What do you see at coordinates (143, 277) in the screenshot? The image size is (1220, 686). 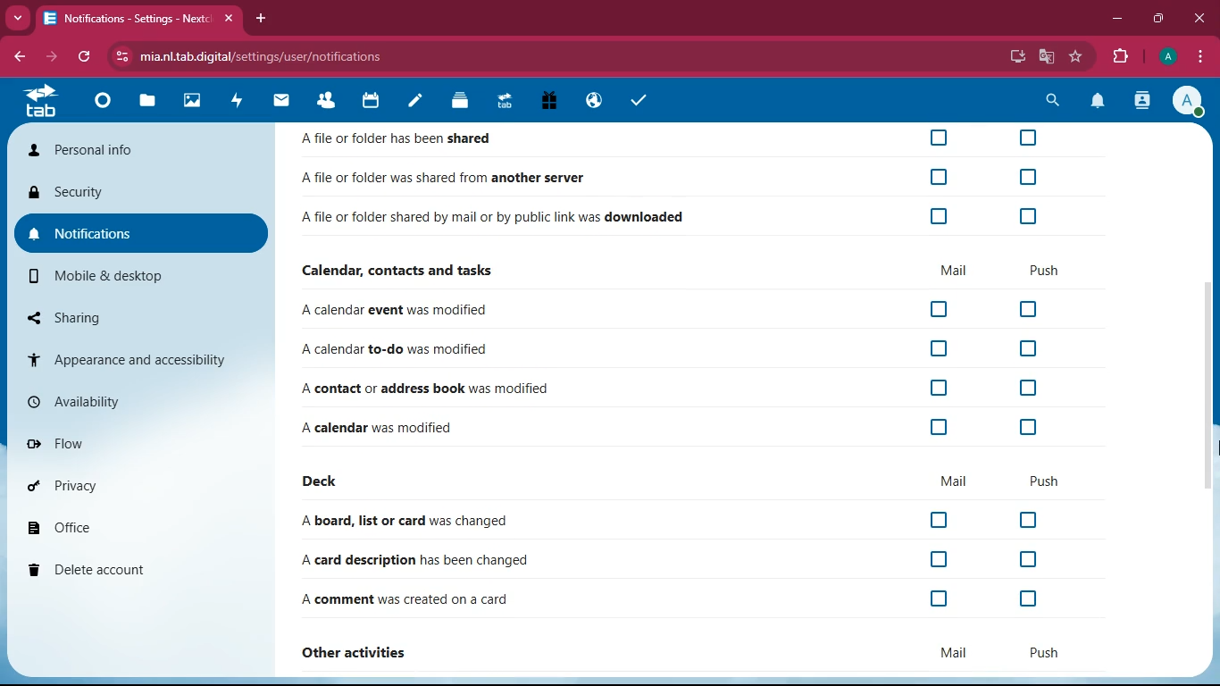 I see `mobile & desktop` at bounding box center [143, 277].